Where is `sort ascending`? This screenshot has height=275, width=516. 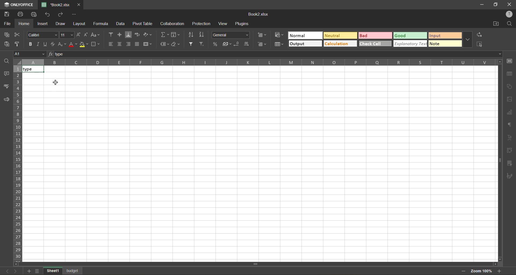 sort ascending is located at coordinates (191, 36).